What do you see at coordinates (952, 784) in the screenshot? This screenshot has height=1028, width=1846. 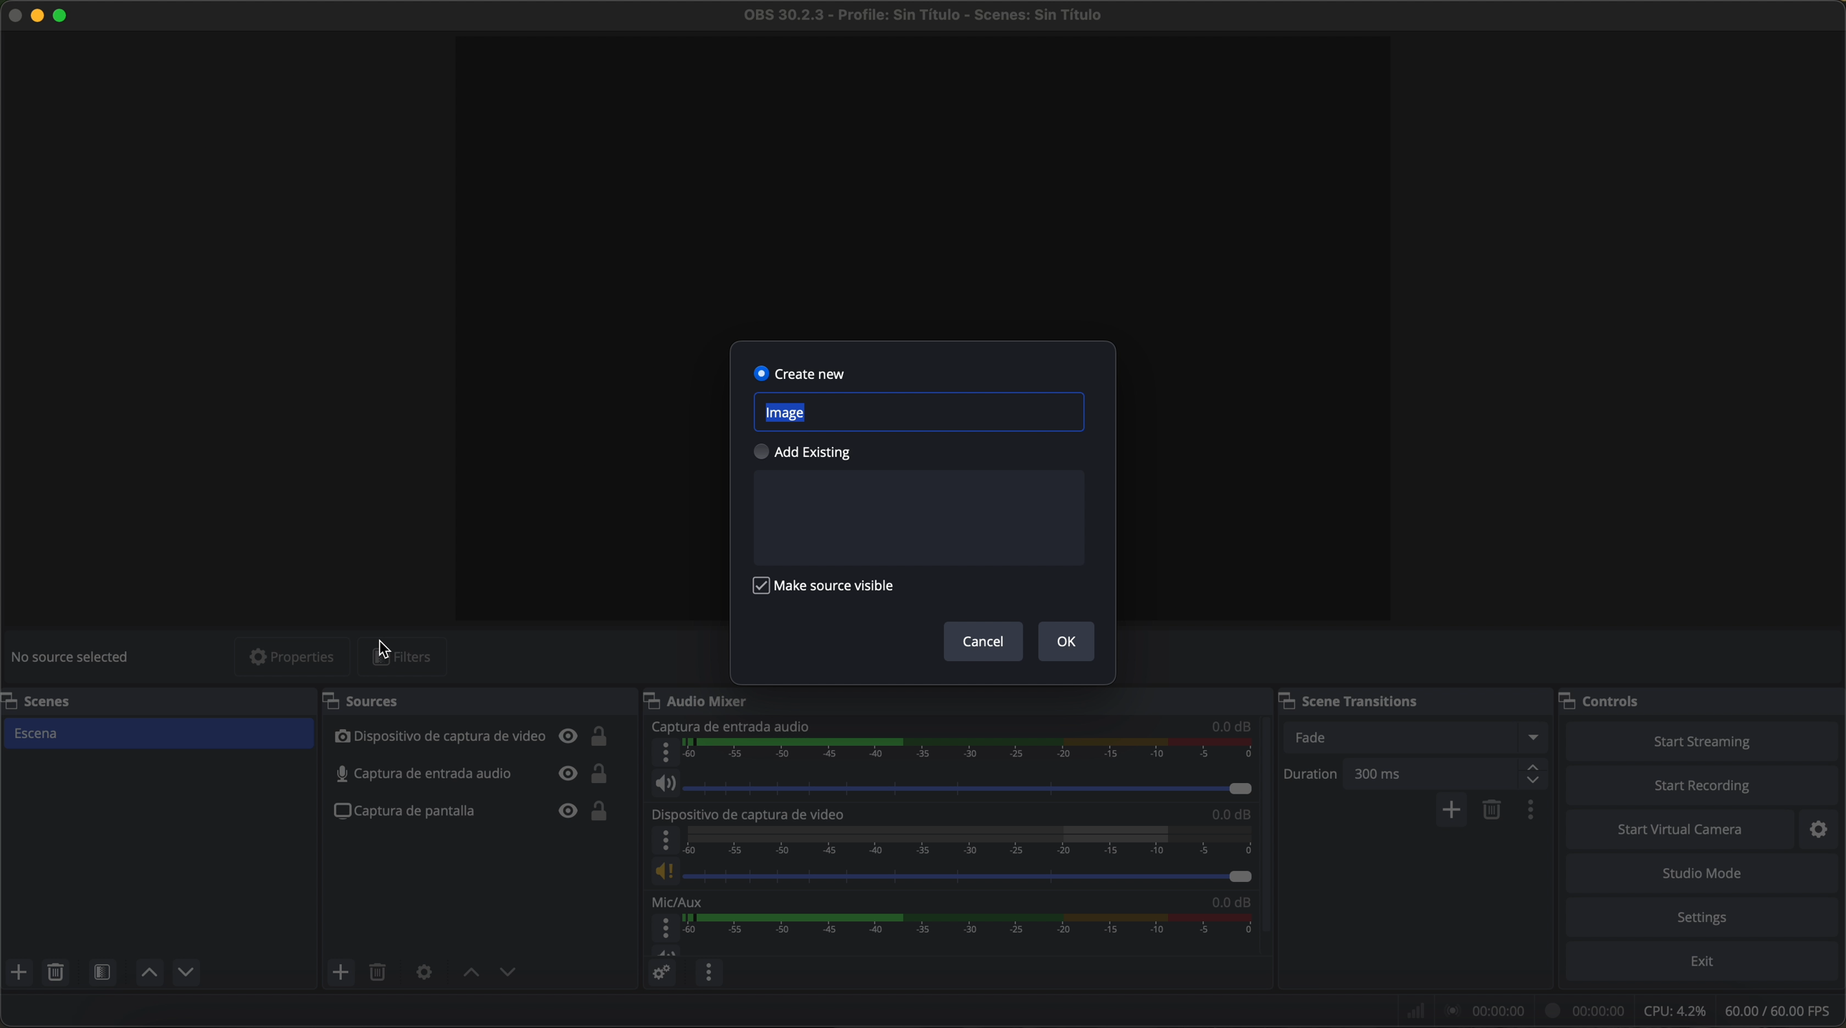 I see `vol` at bounding box center [952, 784].